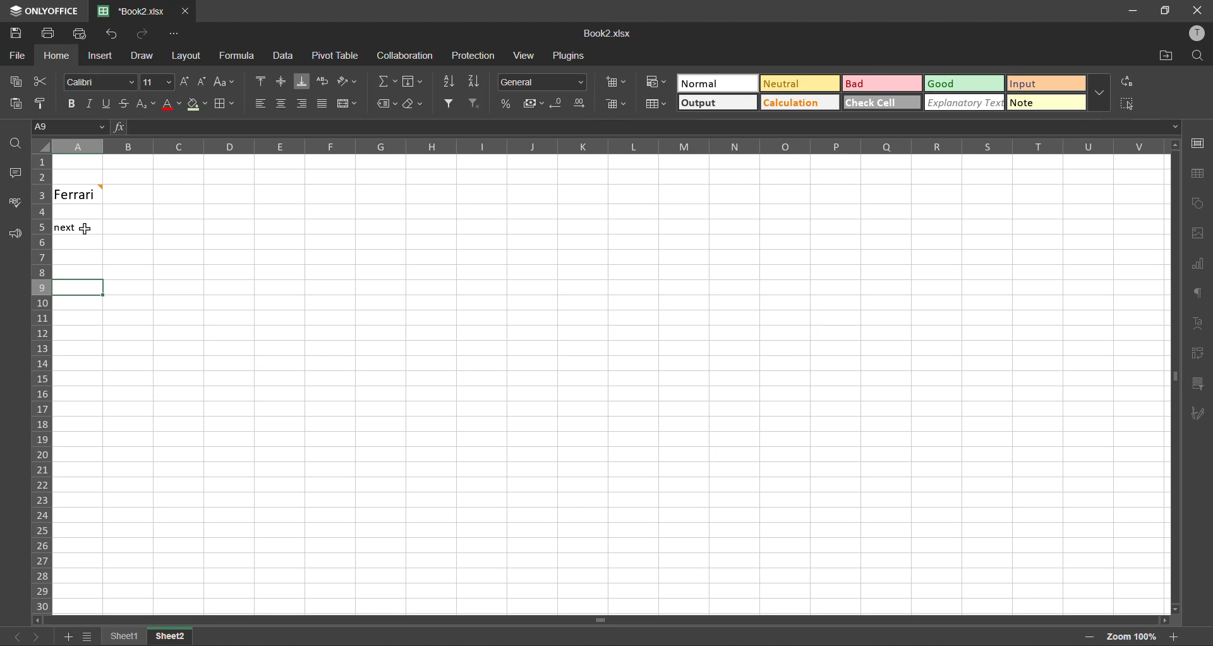 This screenshot has width=1213, height=646. What do you see at coordinates (716, 83) in the screenshot?
I see `normal` at bounding box center [716, 83].